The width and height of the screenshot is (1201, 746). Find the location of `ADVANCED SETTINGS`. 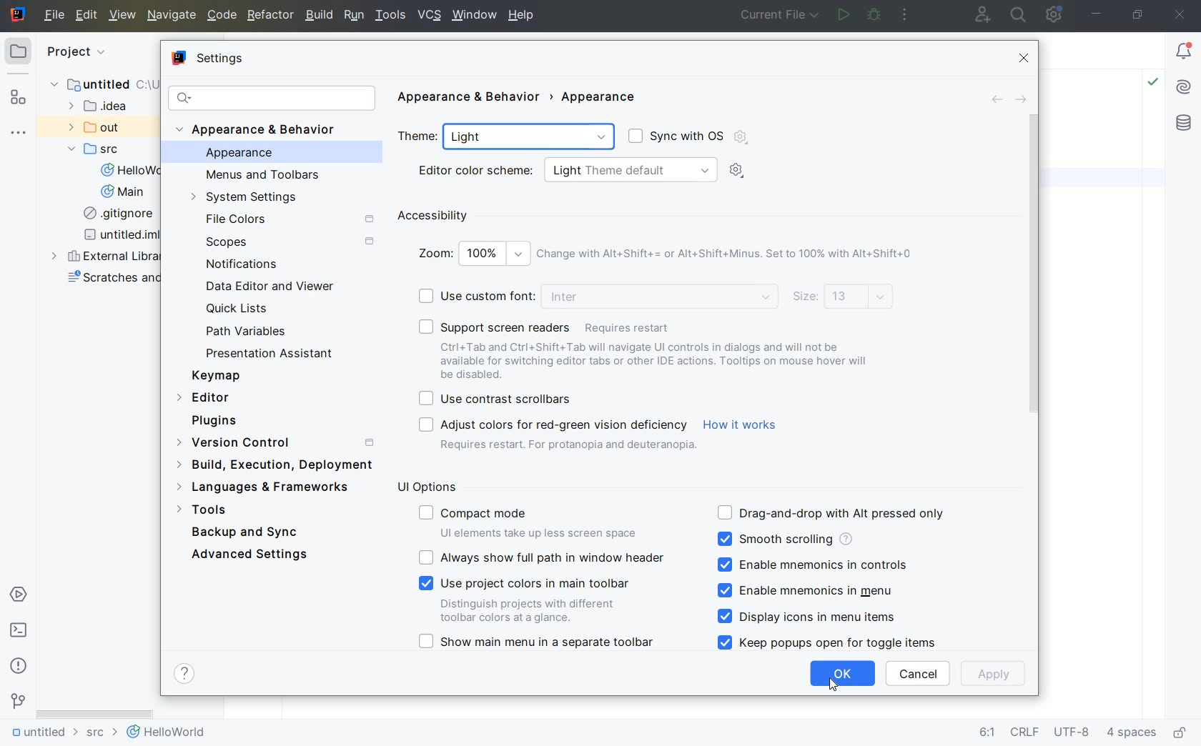

ADVANCED SETTINGS is located at coordinates (248, 557).